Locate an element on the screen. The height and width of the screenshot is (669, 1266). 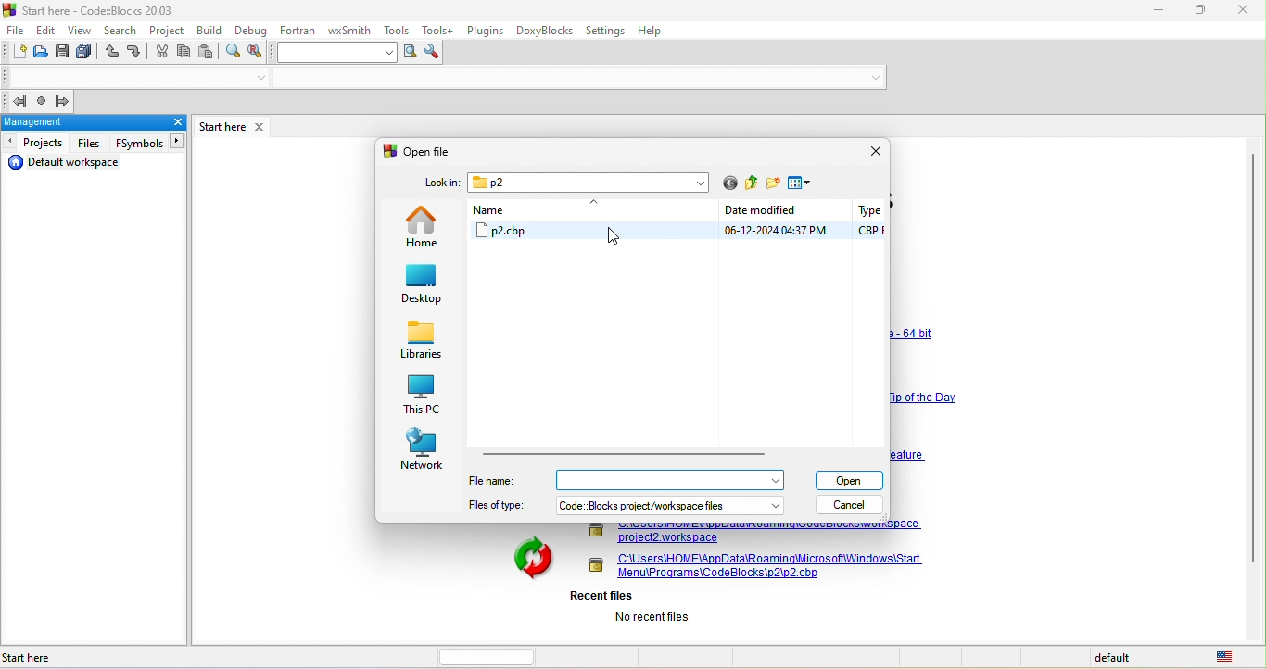
horizontal scroll bar is located at coordinates (480, 657).